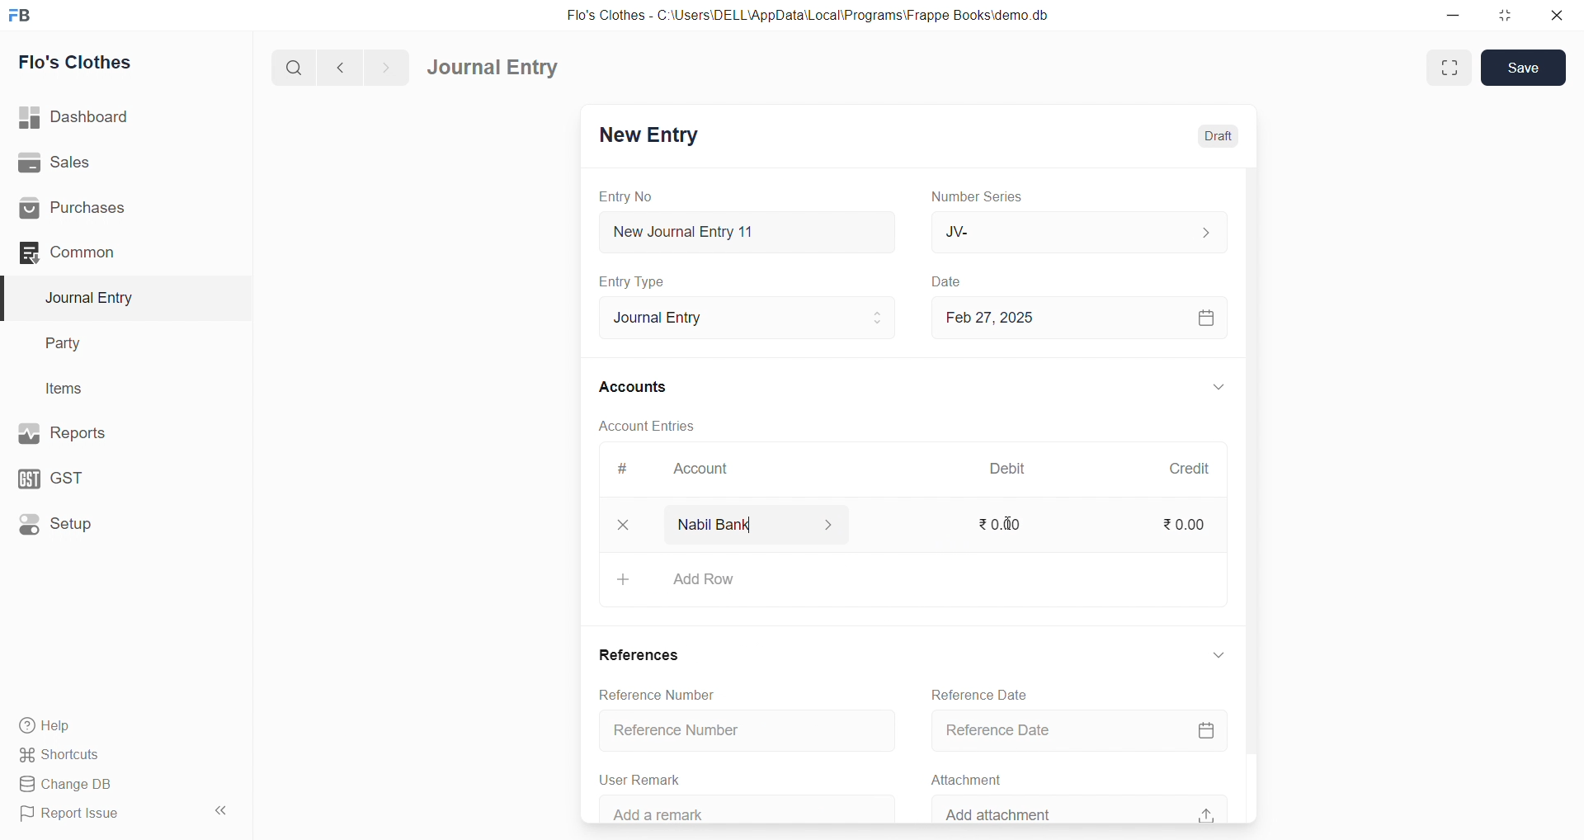 This screenshot has height=840, width=1584. Describe the element at coordinates (1011, 467) in the screenshot. I see `Debit` at that location.